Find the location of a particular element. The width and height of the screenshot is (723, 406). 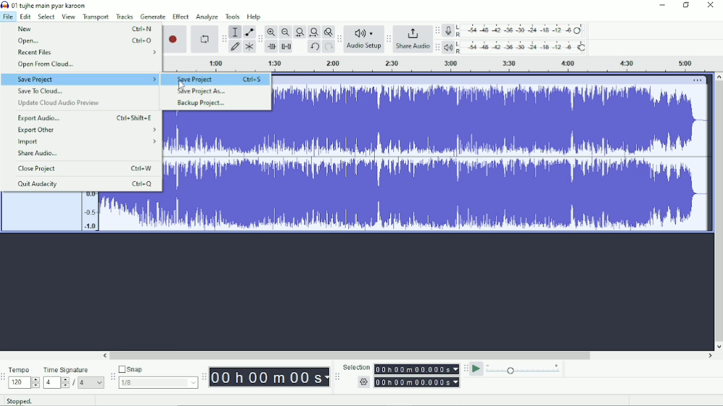

Audio is located at coordinates (217, 171).